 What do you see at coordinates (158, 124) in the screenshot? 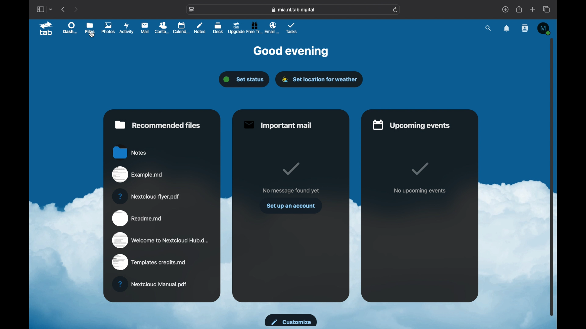
I see `recommended files` at bounding box center [158, 124].